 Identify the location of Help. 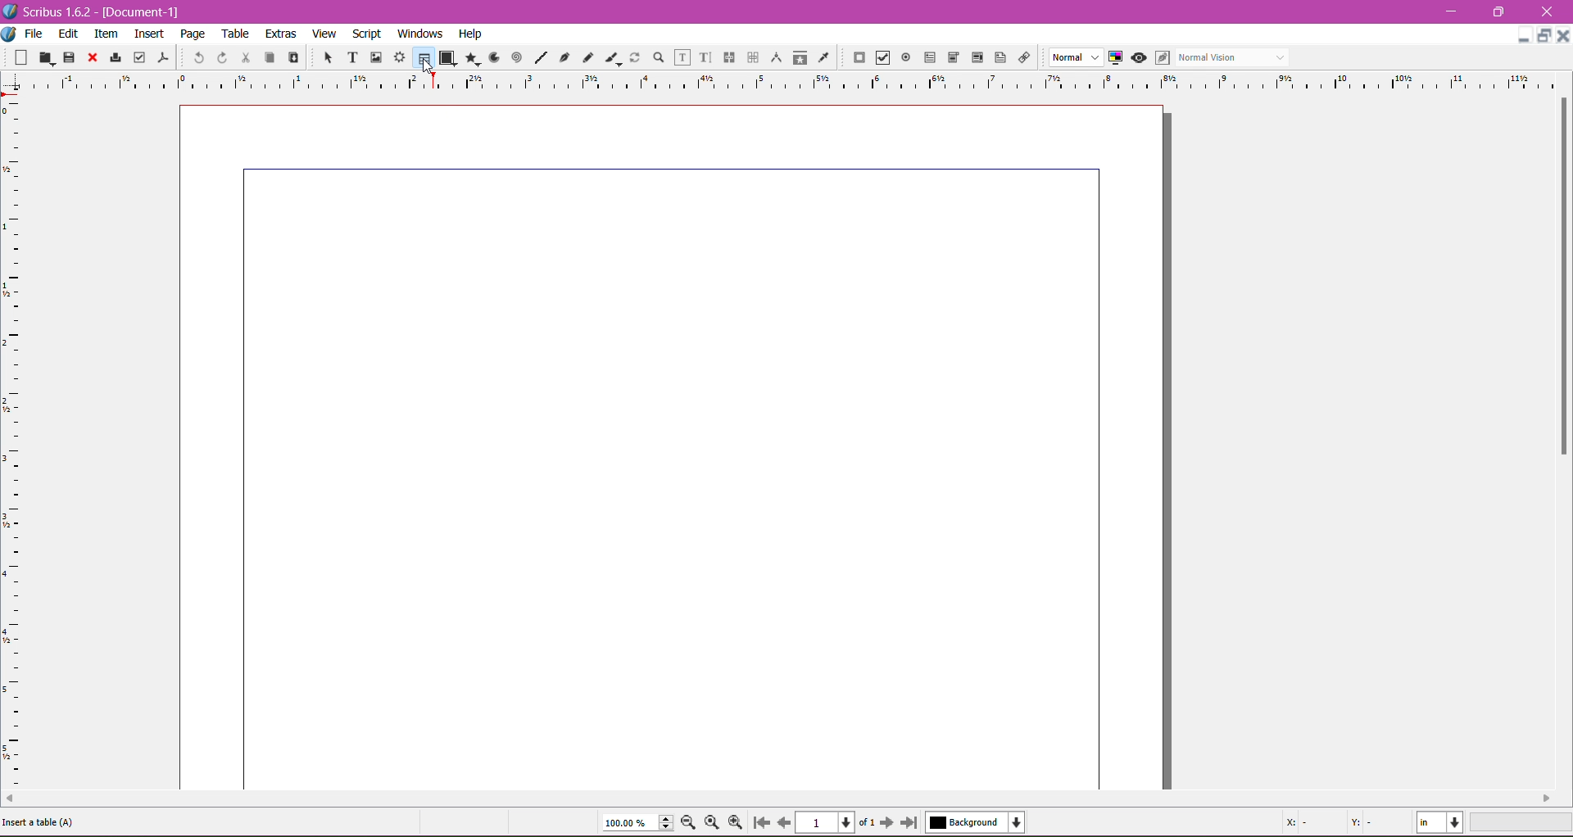
(470, 34).